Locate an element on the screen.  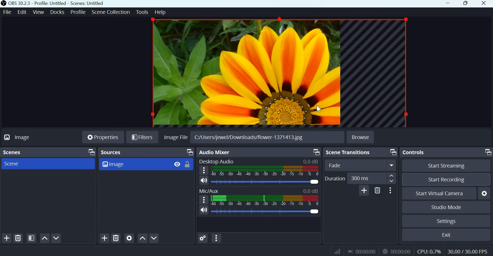
Advanced Audio Properties is located at coordinates (202, 238).